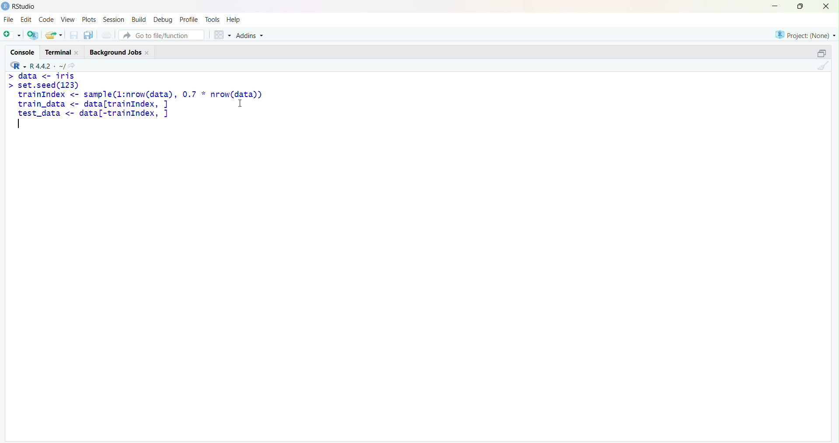 The image size is (839, 443). What do you see at coordinates (87, 34) in the screenshot?
I see `Save all open documents (Ctrl + Alt + S)` at bounding box center [87, 34].